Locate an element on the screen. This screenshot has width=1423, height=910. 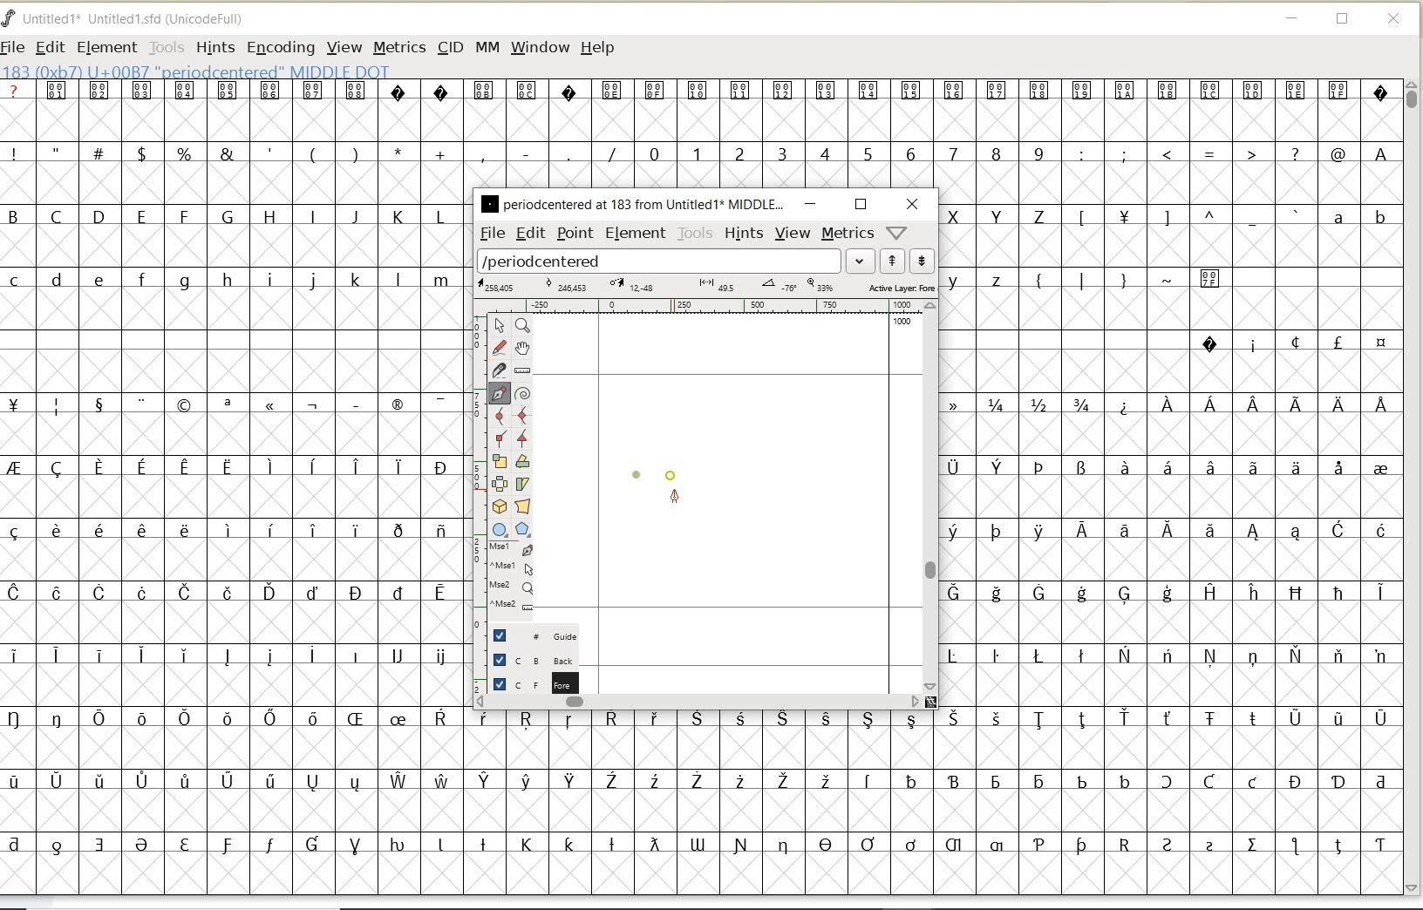
FontForge Logo is located at coordinates (10, 17).